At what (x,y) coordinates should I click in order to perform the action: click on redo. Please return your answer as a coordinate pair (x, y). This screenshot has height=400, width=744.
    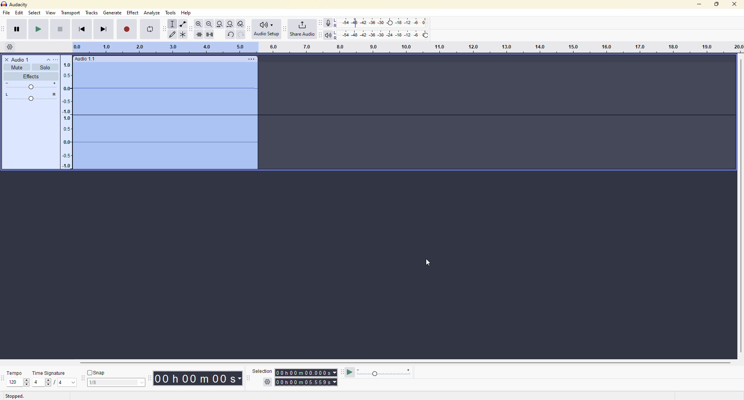
    Looking at the image, I should click on (241, 34).